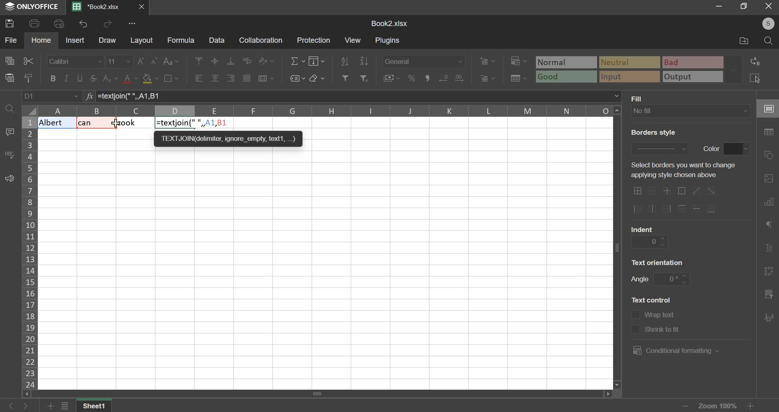 The height and width of the screenshot is (412, 779). What do you see at coordinates (9, 179) in the screenshot?
I see `feedback` at bounding box center [9, 179].